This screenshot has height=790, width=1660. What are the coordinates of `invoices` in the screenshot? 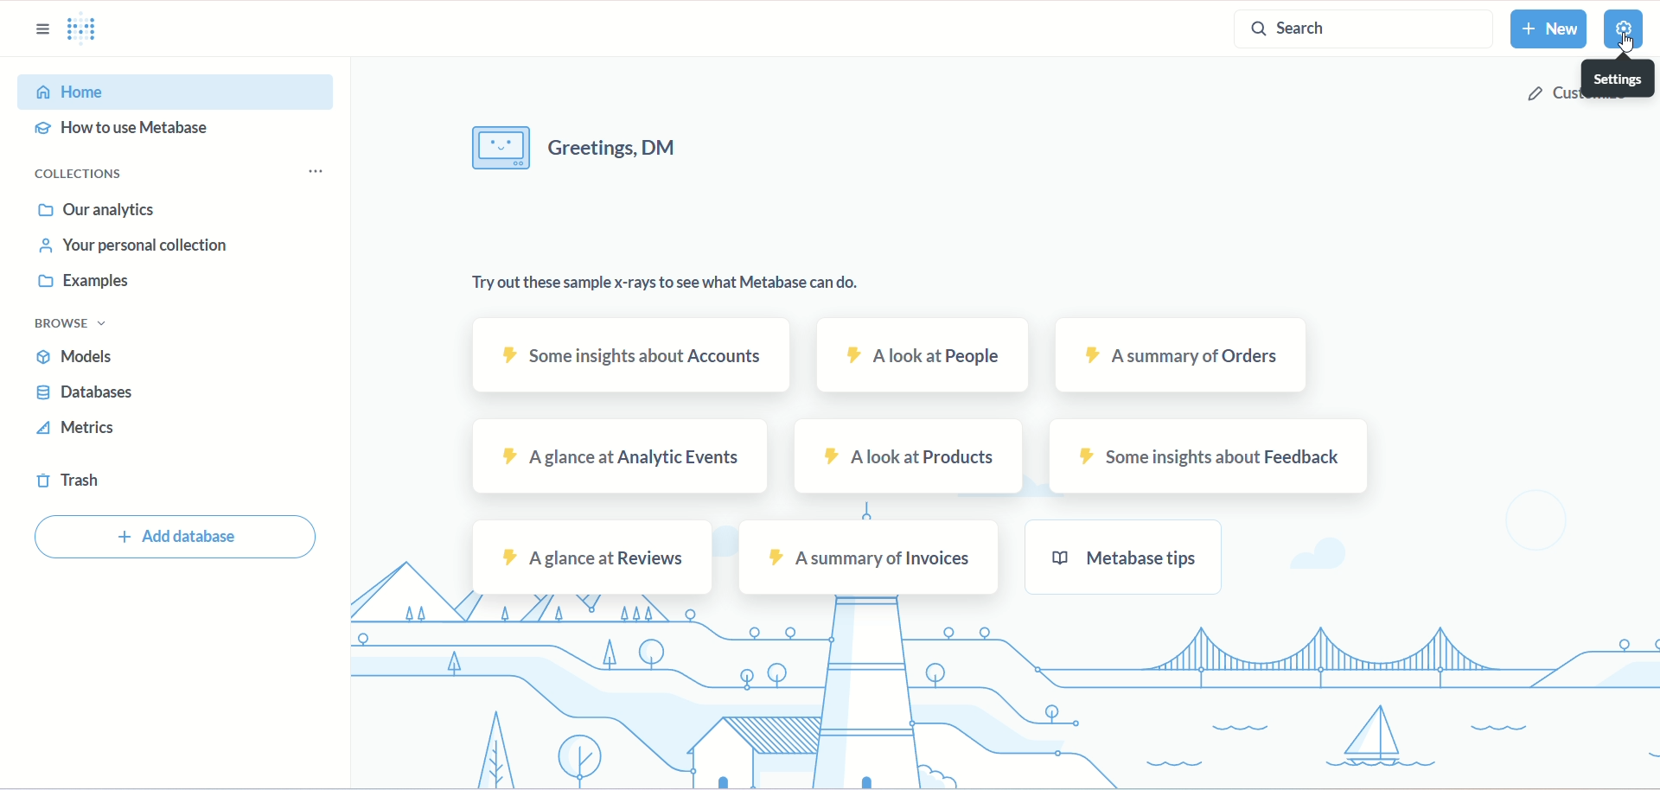 It's located at (871, 558).